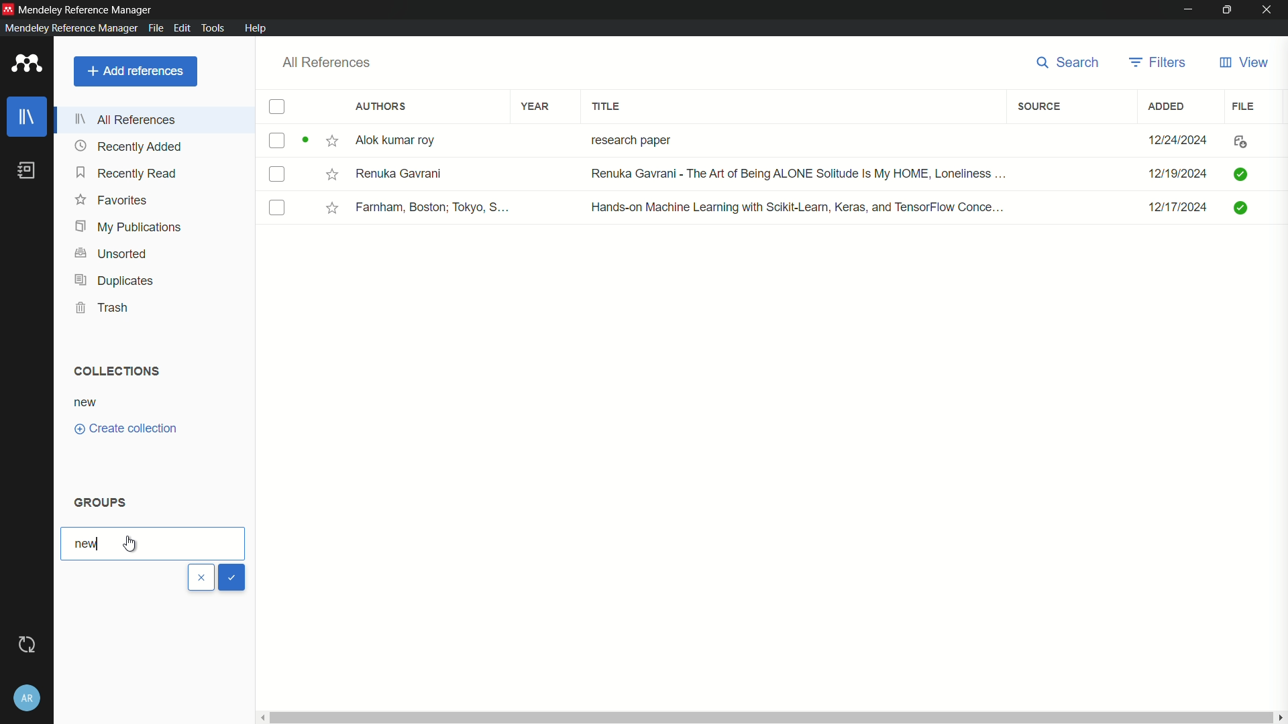 The height and width of the screenshot is (724, 1288). Describe the element at coordinates (27, 699) in the screenshot. I see `account and help` at that location.